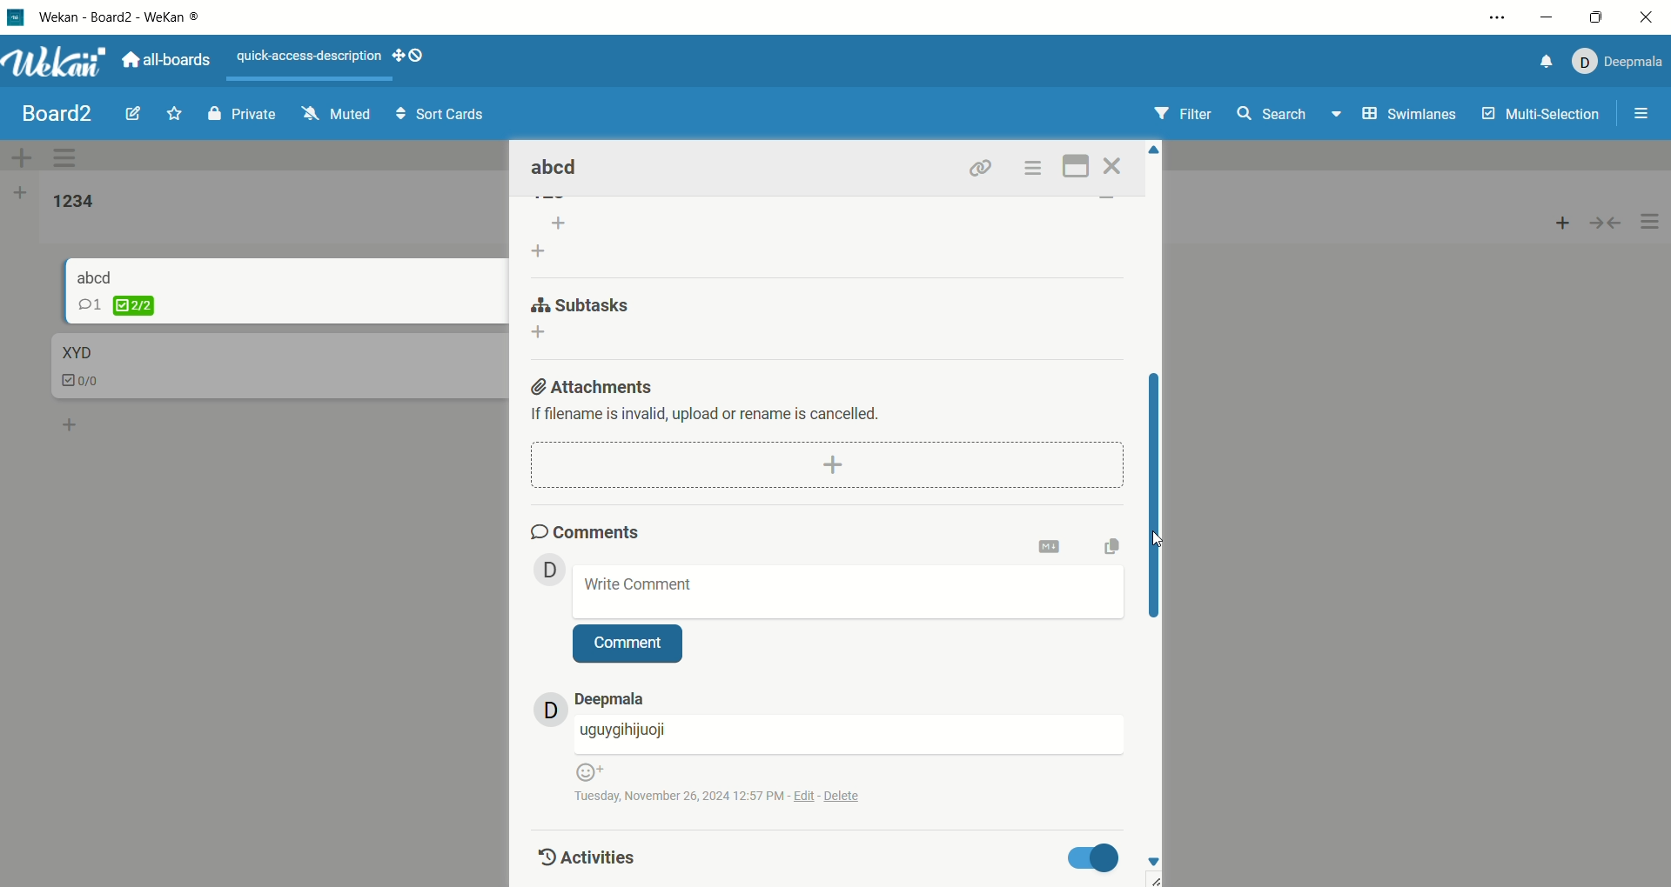 The height and width of the screenshot is (887, 1671). What do you see at coordinates (242, 113) in the screenshot?
I see `private` at bounding box center [242, 113].